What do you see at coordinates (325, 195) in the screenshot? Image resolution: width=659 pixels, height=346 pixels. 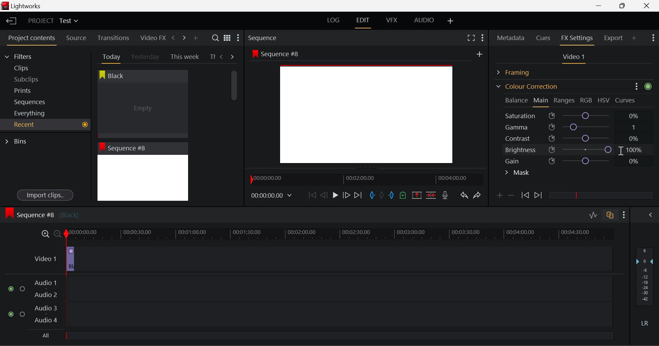 I see `Go Back` at bounding box center [325, 195].